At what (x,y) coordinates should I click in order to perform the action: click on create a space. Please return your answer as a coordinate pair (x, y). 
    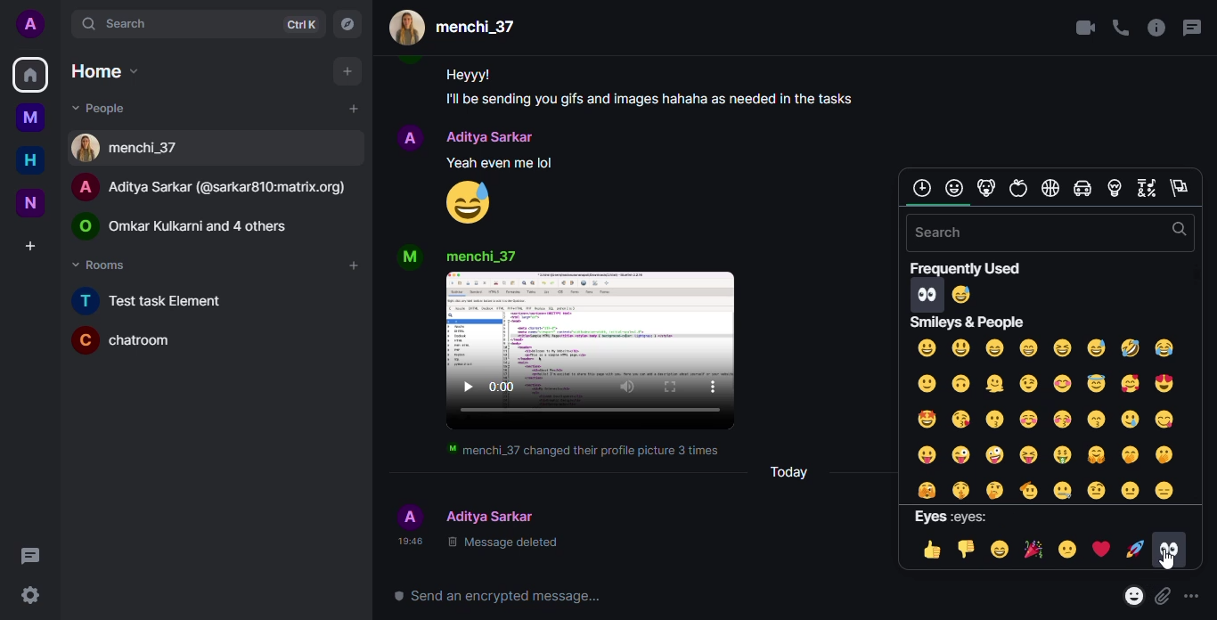
    Looking at the image, I should click on (31, 243).